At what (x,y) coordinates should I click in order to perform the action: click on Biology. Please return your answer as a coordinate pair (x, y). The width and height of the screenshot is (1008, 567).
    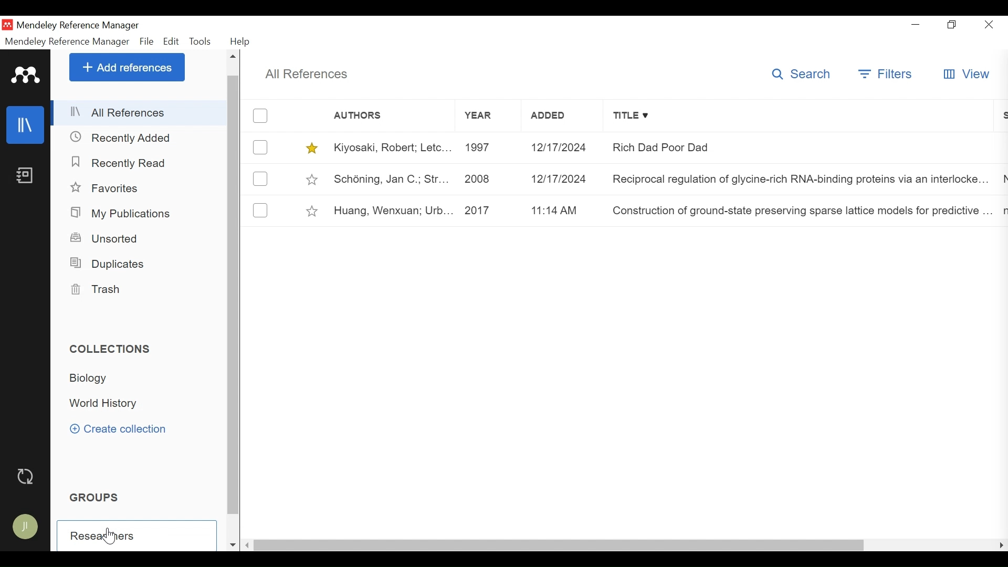
    Looking at the image, I should click on (95, 379).